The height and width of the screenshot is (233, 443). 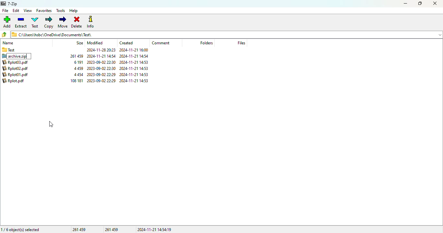 What do you see at coordinates (7, 22) in the screenshot?
I see `add` at bounding box center [7, 22].